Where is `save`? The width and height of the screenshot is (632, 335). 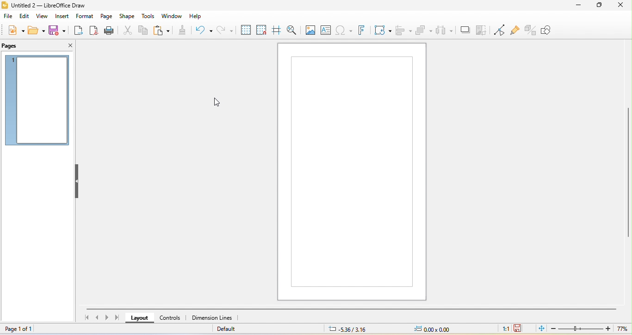
save is located at coordinates (59, 30).